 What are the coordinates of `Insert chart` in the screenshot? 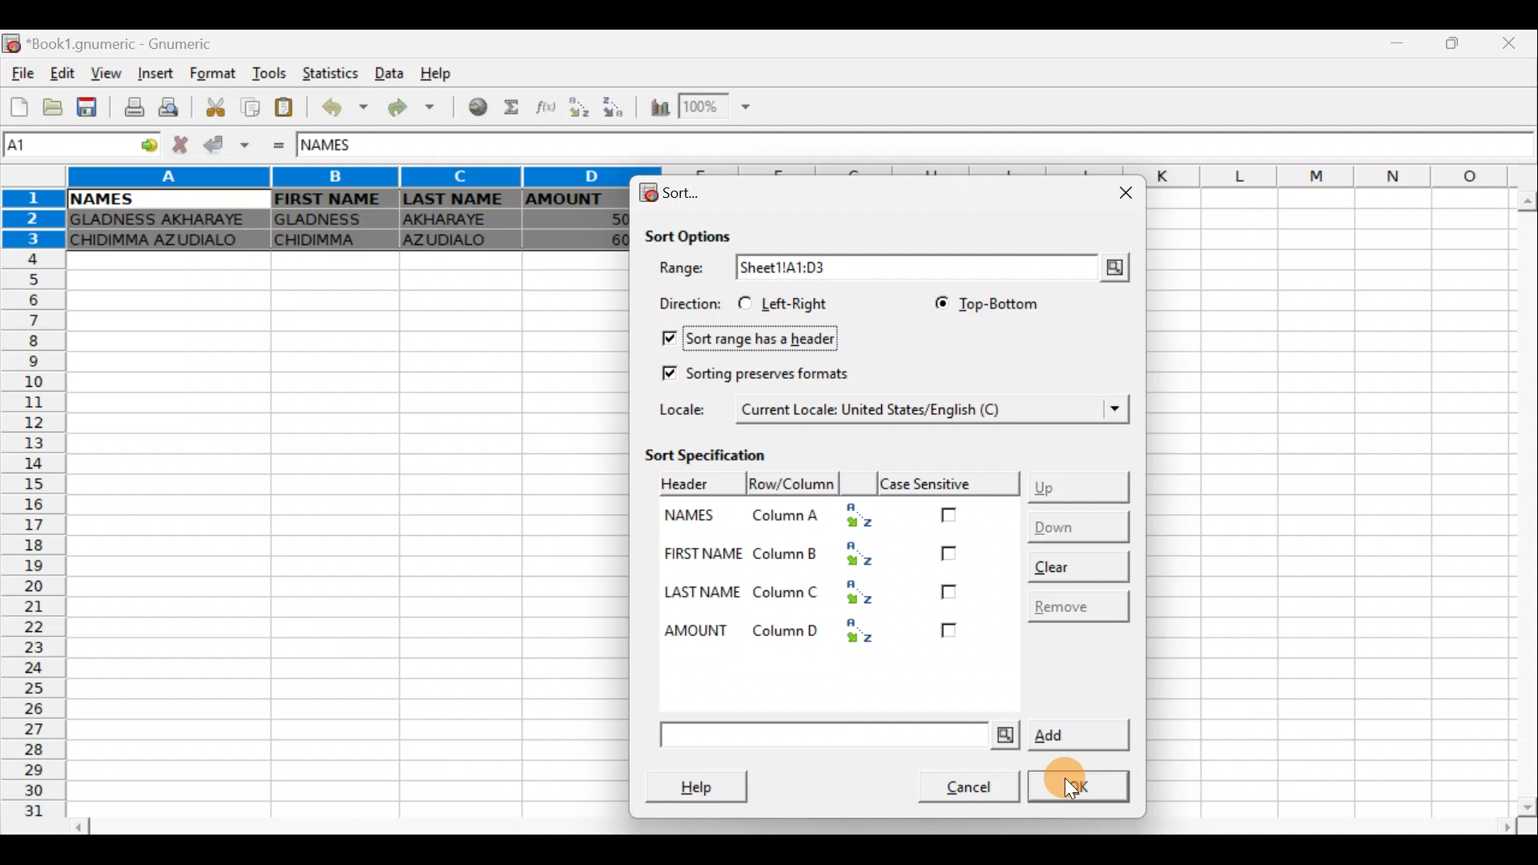 It's located at (659, 107).